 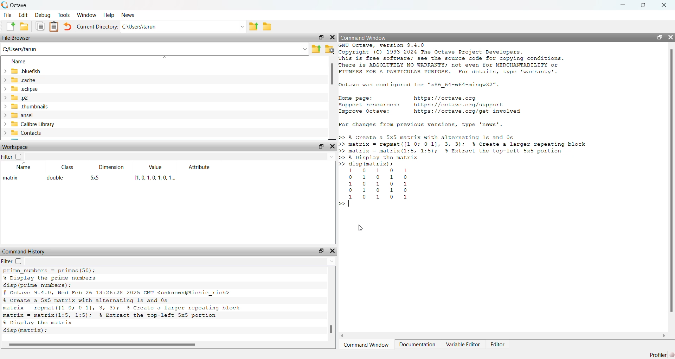 What do you see at coordinates (65, 15) in the screenshot?
I see `Tools` at bounding box center [65, 15].